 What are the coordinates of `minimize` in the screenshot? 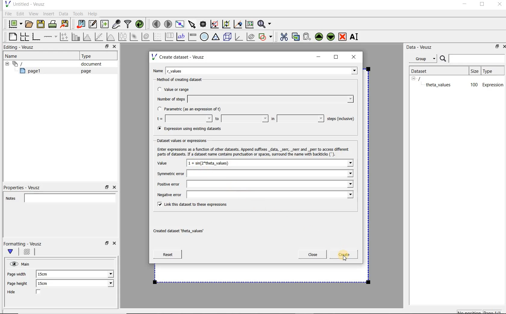 It's located at (464, 5).